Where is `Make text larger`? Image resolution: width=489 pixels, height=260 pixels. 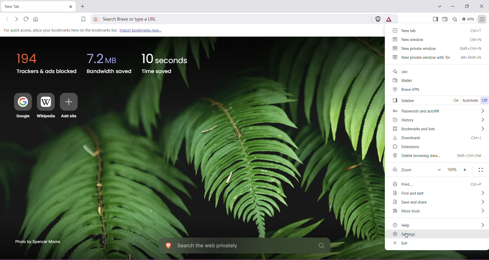
Make text larger is located at coordinates (465, 170).